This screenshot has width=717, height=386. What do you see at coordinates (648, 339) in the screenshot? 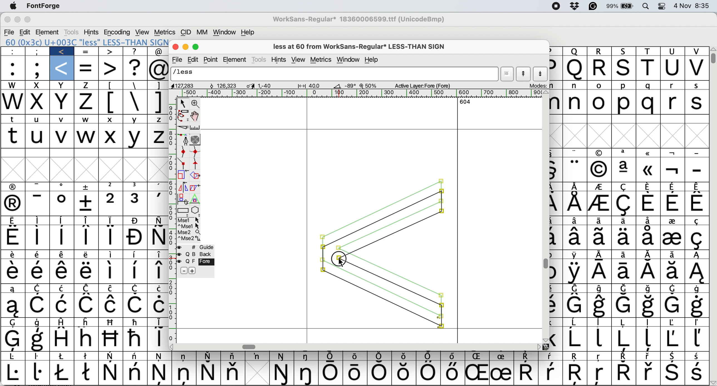
I see `Symbol` at bounding box center [648, 339].